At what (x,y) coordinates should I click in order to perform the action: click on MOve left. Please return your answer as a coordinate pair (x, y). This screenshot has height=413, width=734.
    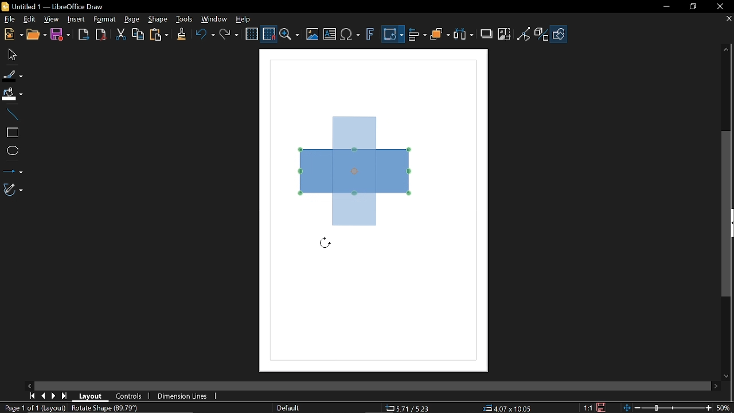
    Looking at the image, I should click on (30, 385).